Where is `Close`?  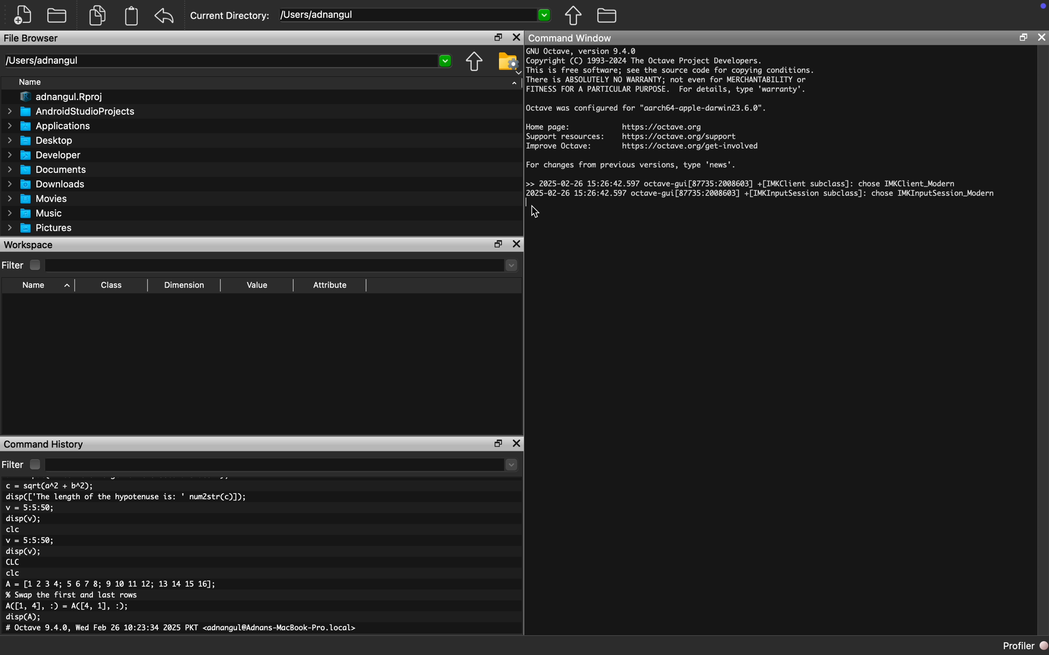 Close is located at coordinates (517, 444).